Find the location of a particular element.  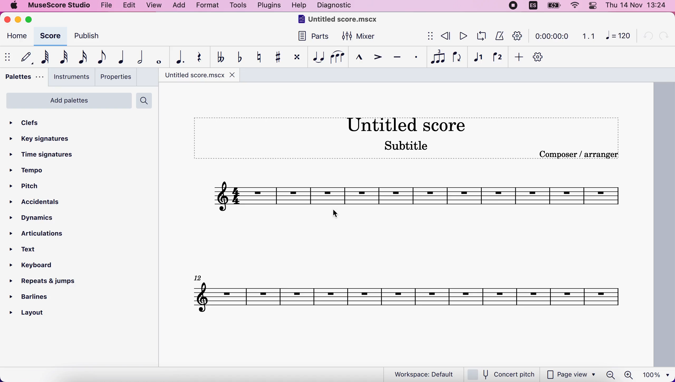

eight note is located at coordinates (100, 58).